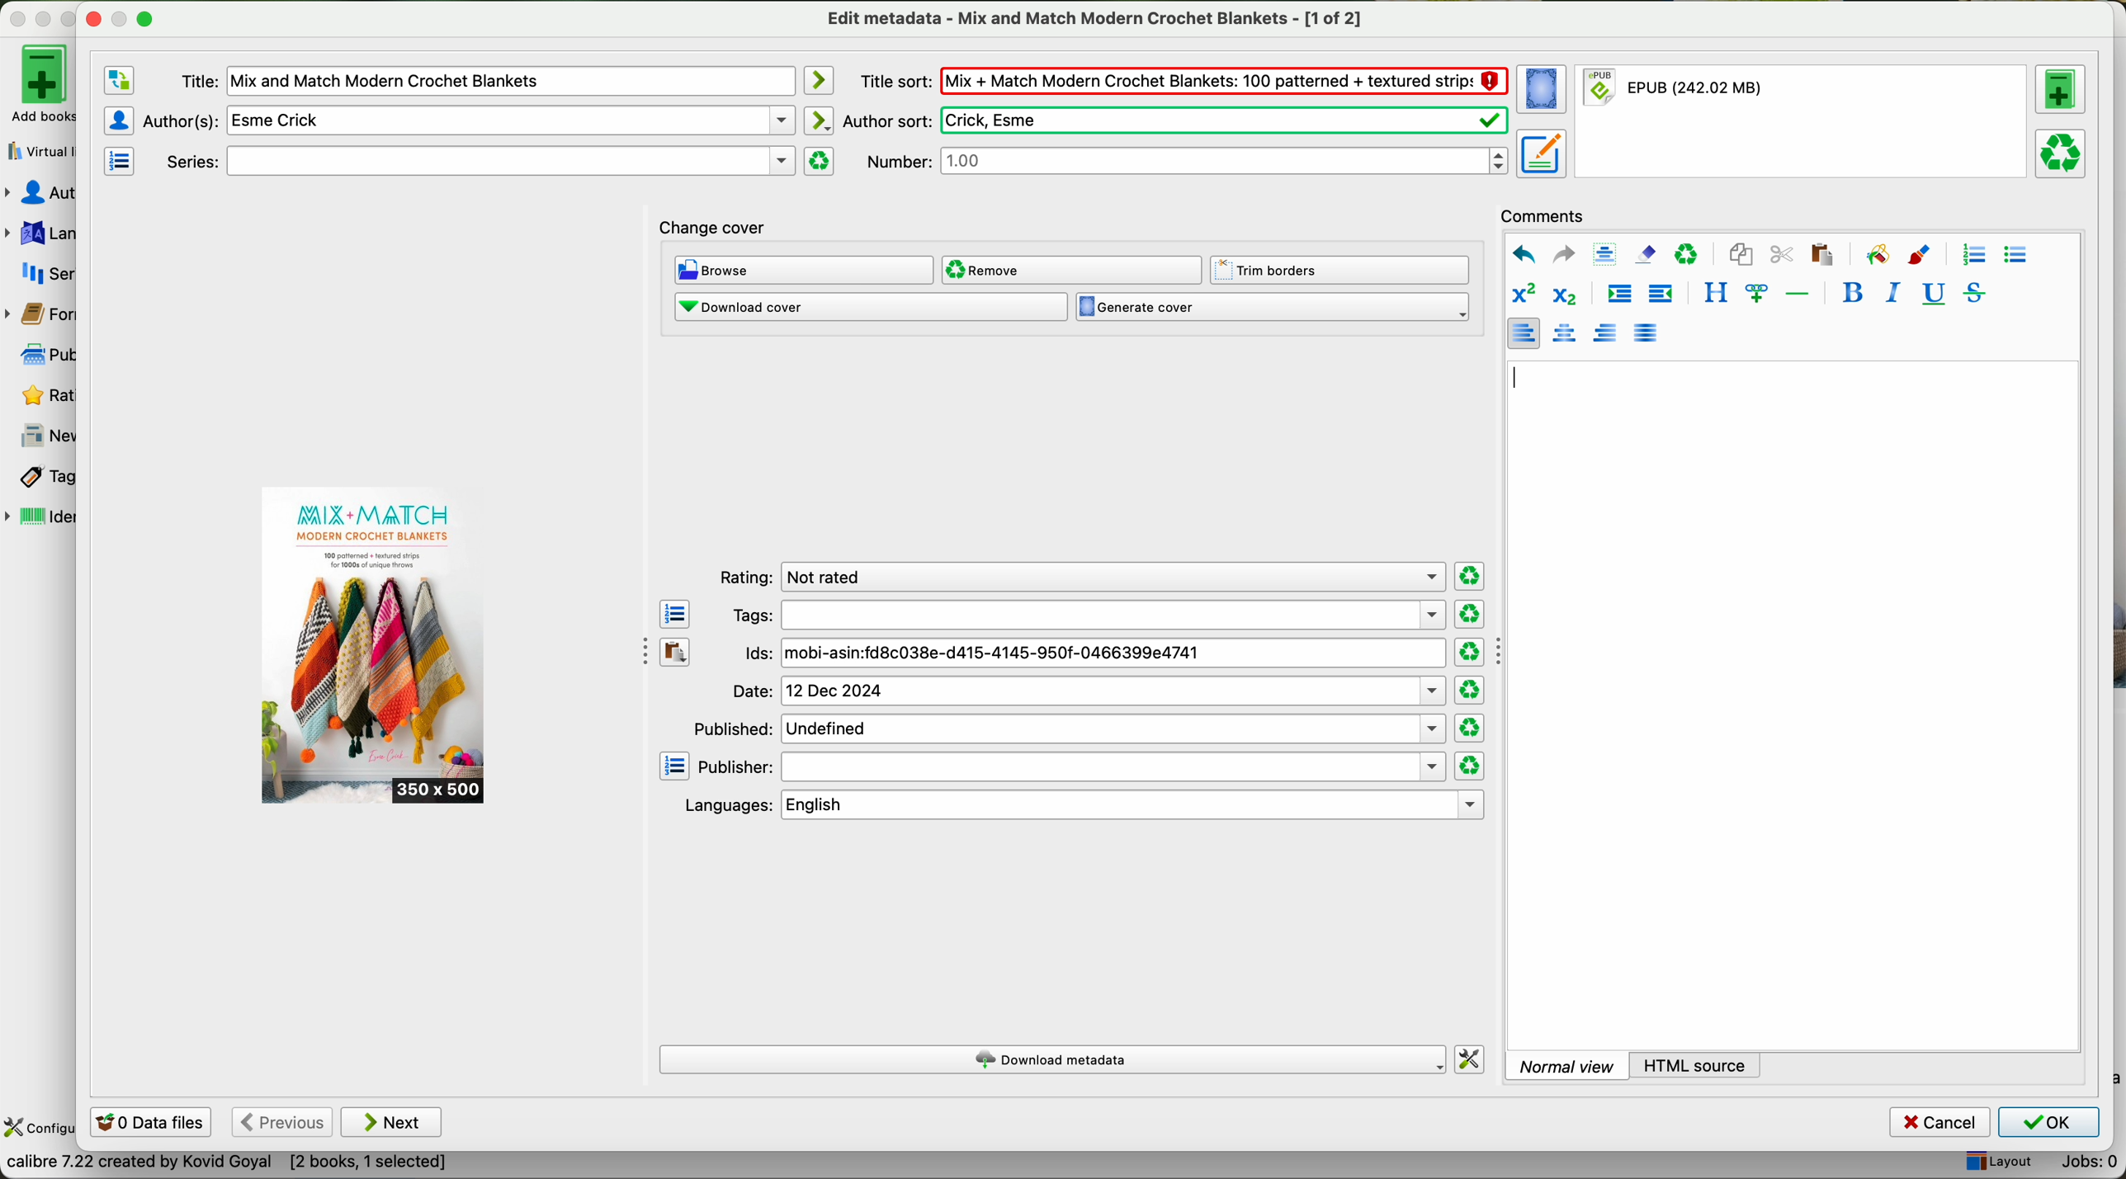 The width and height of the screenshot is (2126, 1179). What do you see at coordinates (1889, 292) in the screenshot?
I see `italic` at bounding box center [1889, 292].